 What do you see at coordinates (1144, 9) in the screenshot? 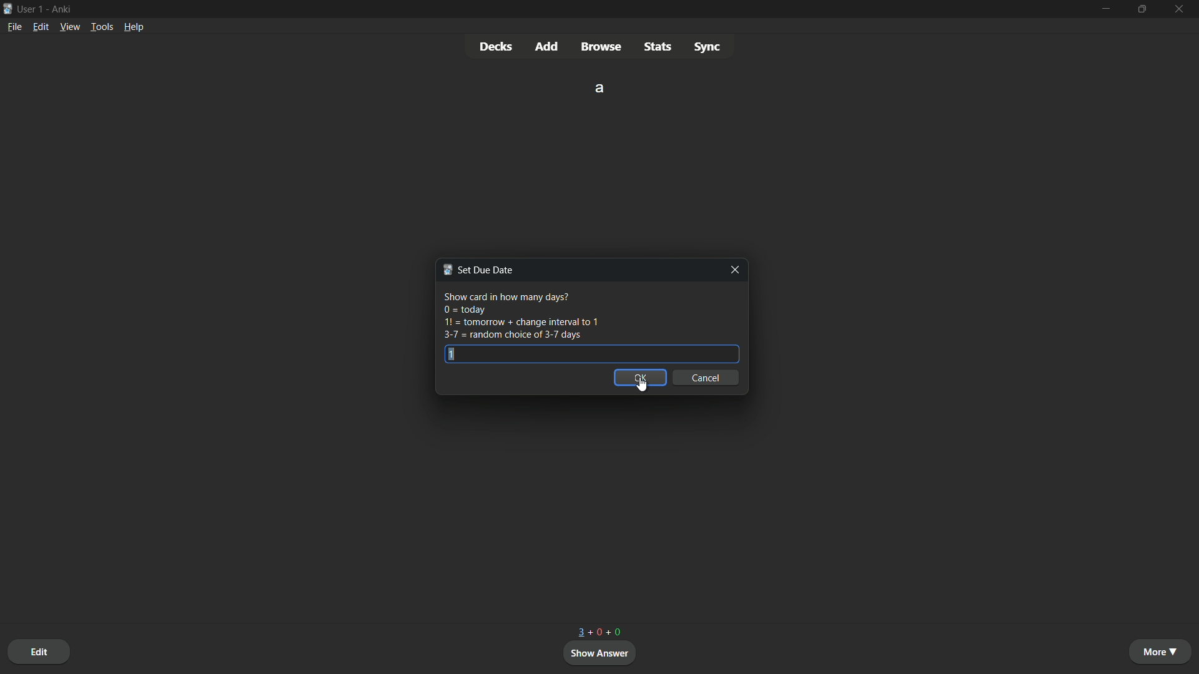
I see `maximize` at bounding box center [1144, 9].